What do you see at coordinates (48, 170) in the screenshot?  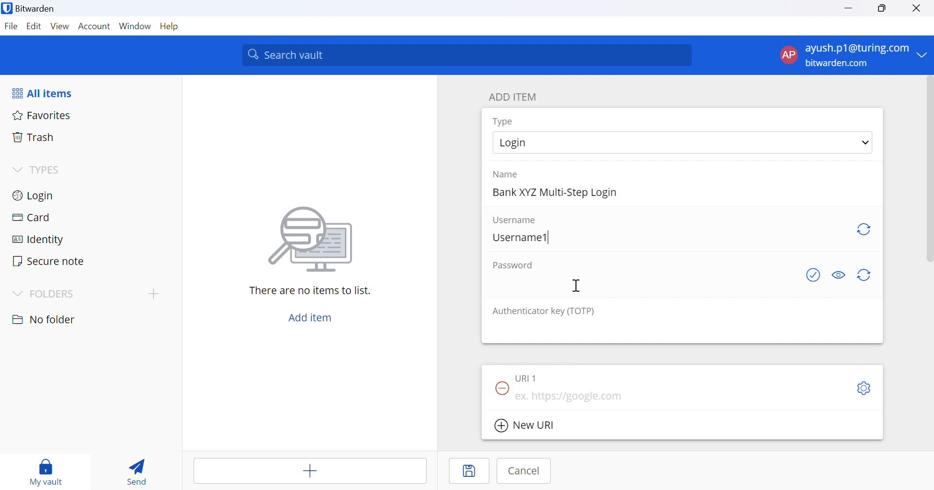 I see `TYPES` at bounding box center [48, 170].